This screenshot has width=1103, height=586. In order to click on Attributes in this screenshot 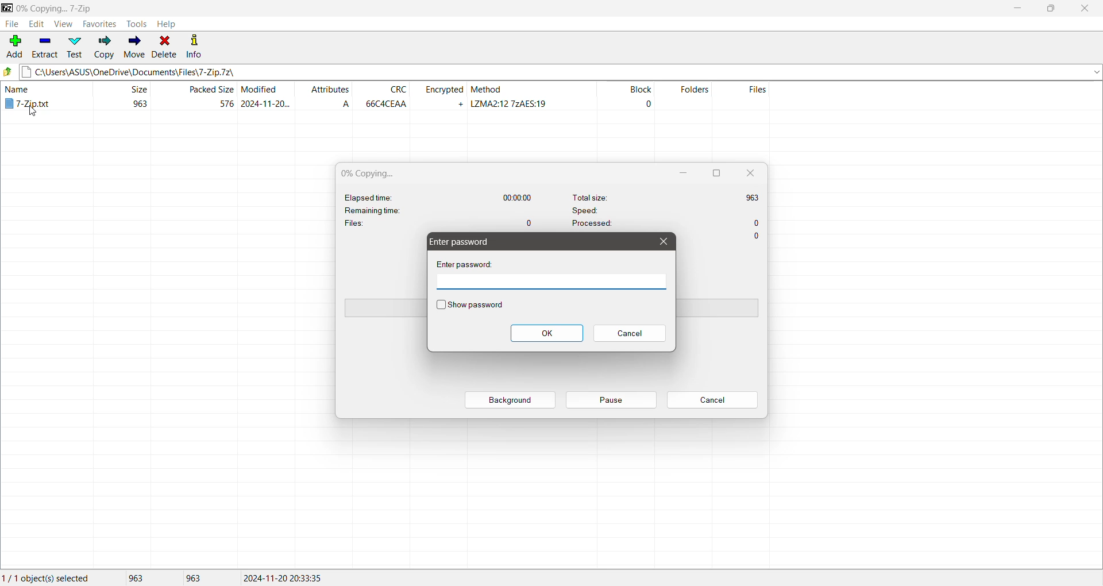, I will do `click(328, 97)`.